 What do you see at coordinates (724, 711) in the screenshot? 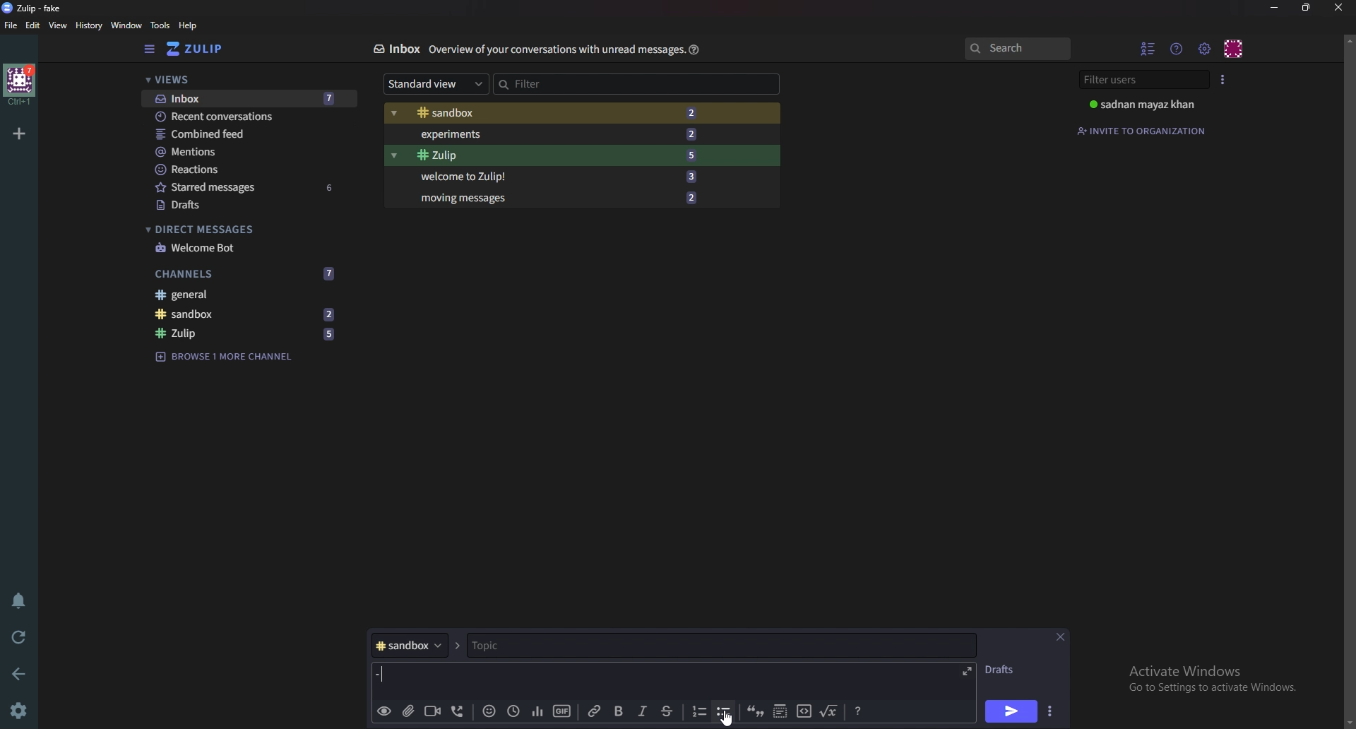
I see `Bullet list` at bounding box center [724, 711].